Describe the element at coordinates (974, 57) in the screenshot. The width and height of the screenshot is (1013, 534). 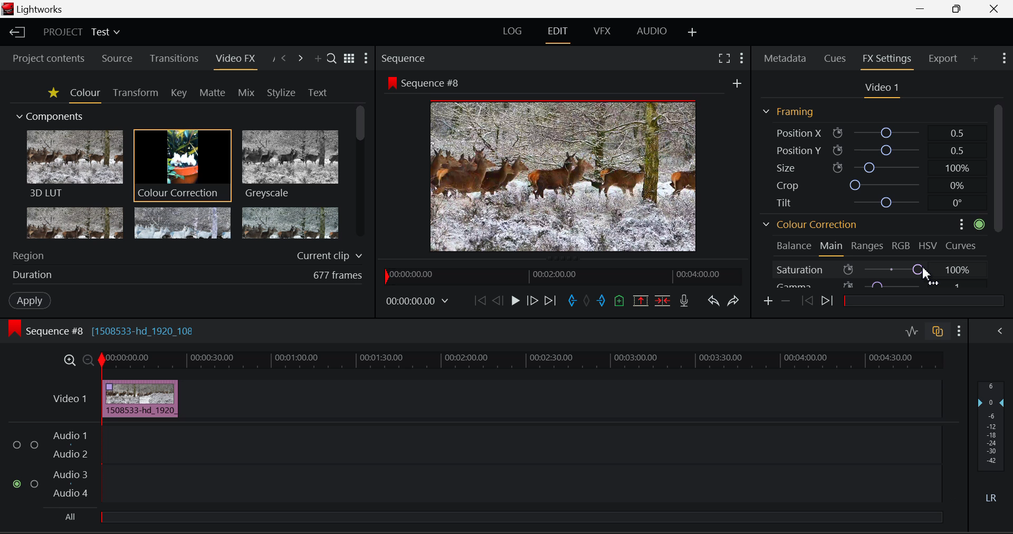
I see `Add Panel` at that location.